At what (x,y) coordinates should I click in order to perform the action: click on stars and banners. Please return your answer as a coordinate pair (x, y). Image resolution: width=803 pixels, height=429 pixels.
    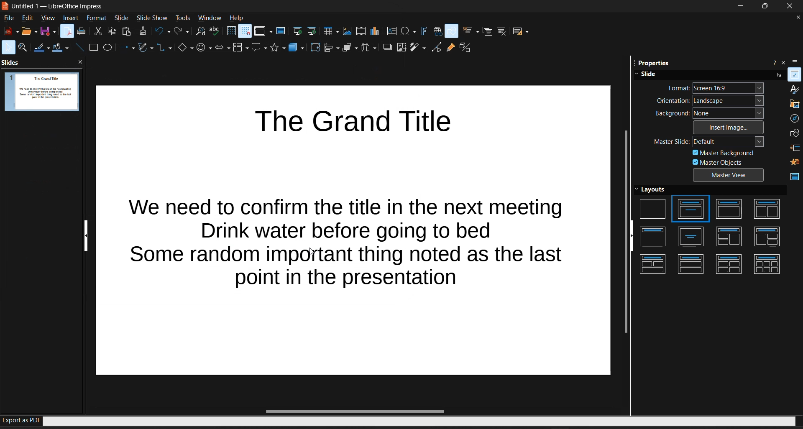
    Looking at the image, I should click on (278, 48).